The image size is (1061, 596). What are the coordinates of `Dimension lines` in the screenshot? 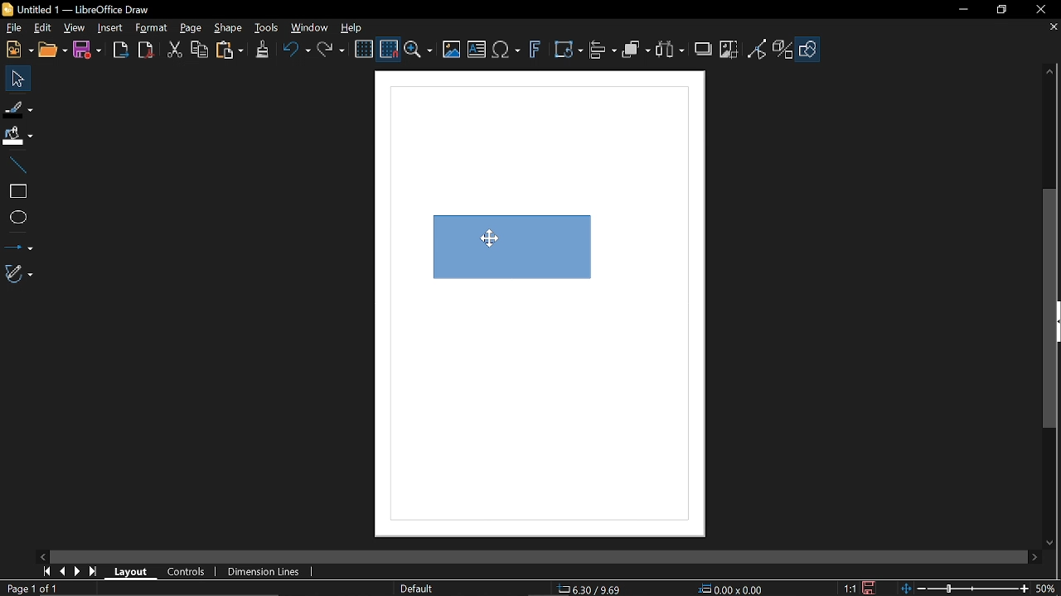 It's located at (267, 573).